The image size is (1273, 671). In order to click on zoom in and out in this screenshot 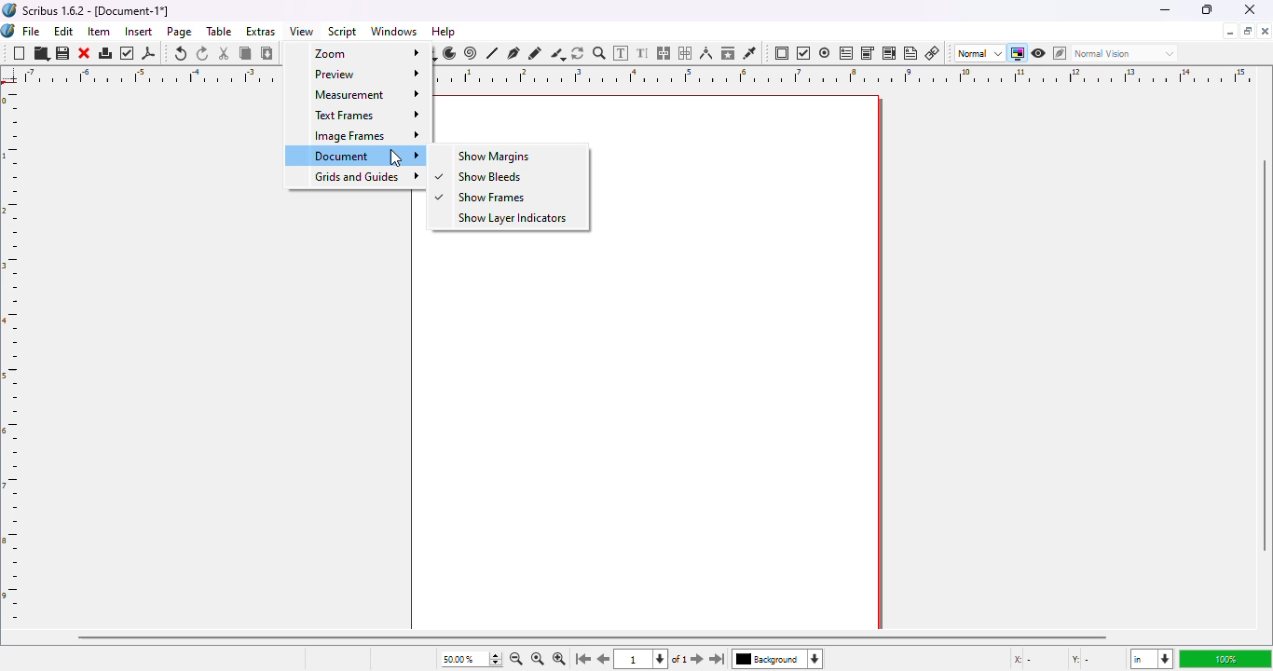, I will do `click(494, 659)`.